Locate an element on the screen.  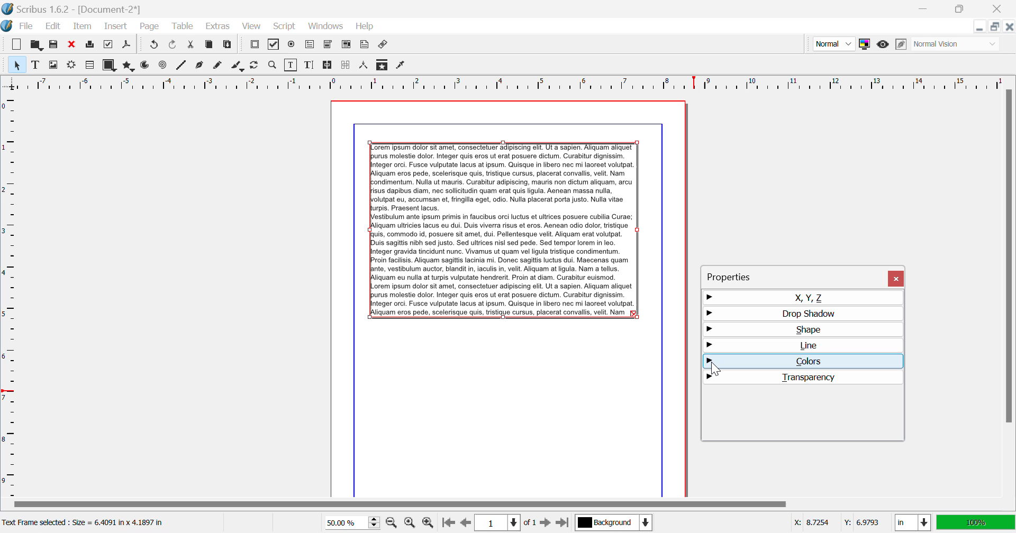
Help is located at coordinates (366, 26).